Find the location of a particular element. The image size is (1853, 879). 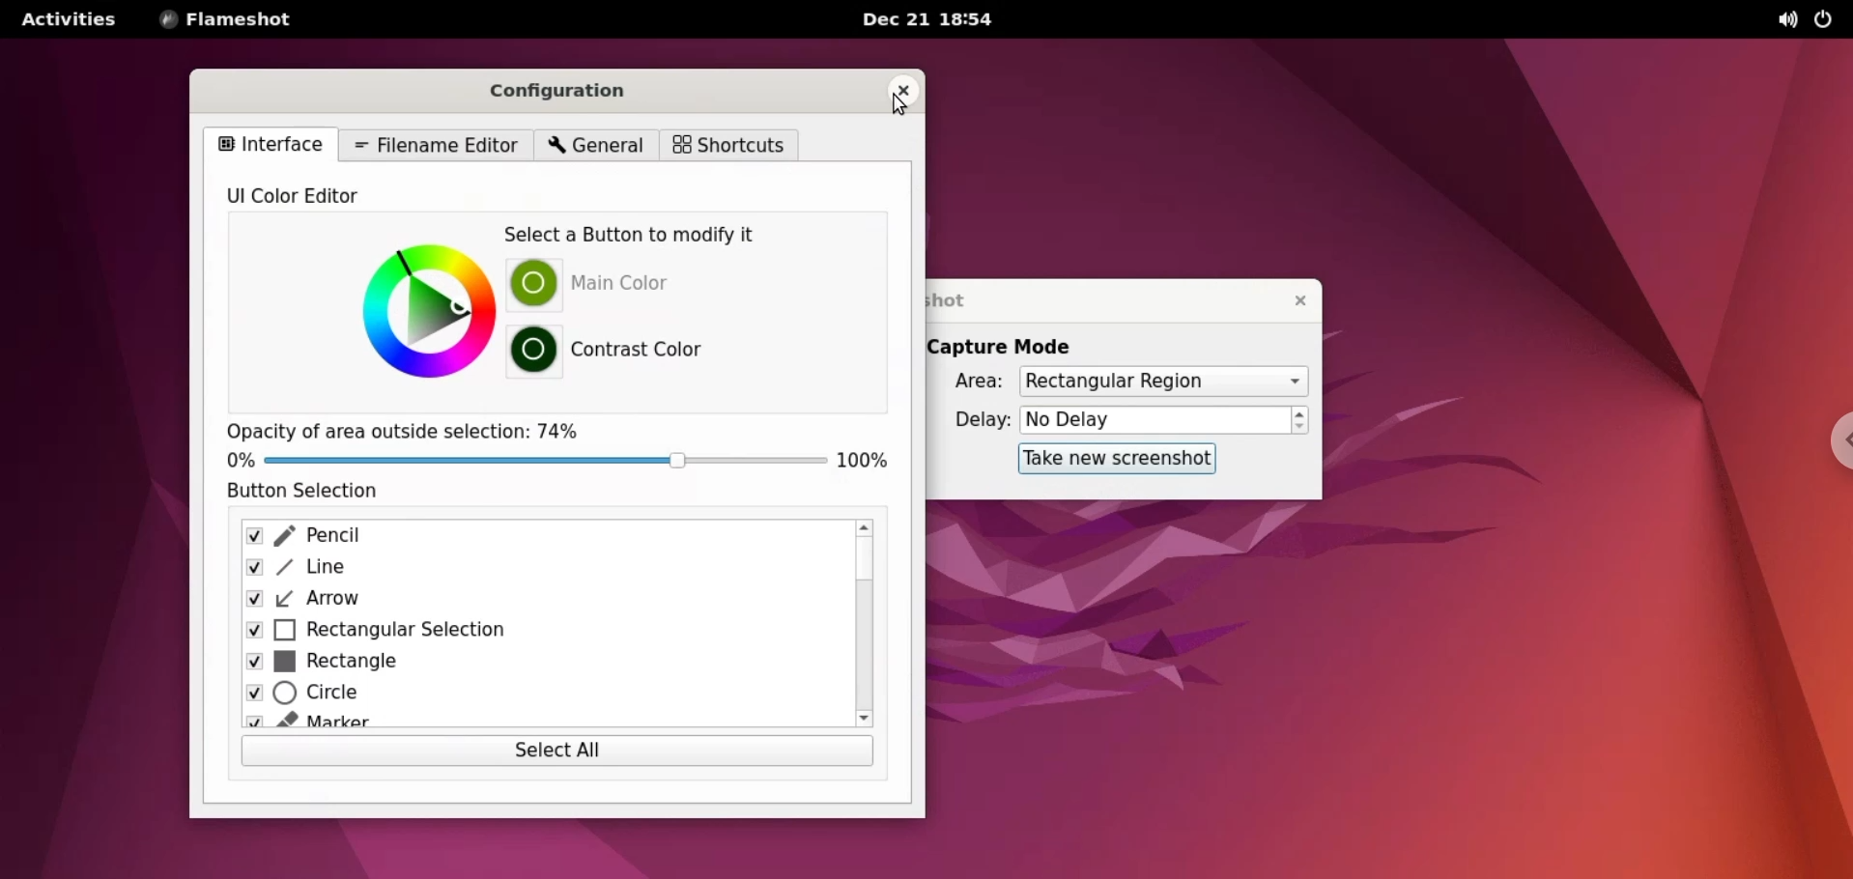

line checkbox is located at coordinates (534, 569).